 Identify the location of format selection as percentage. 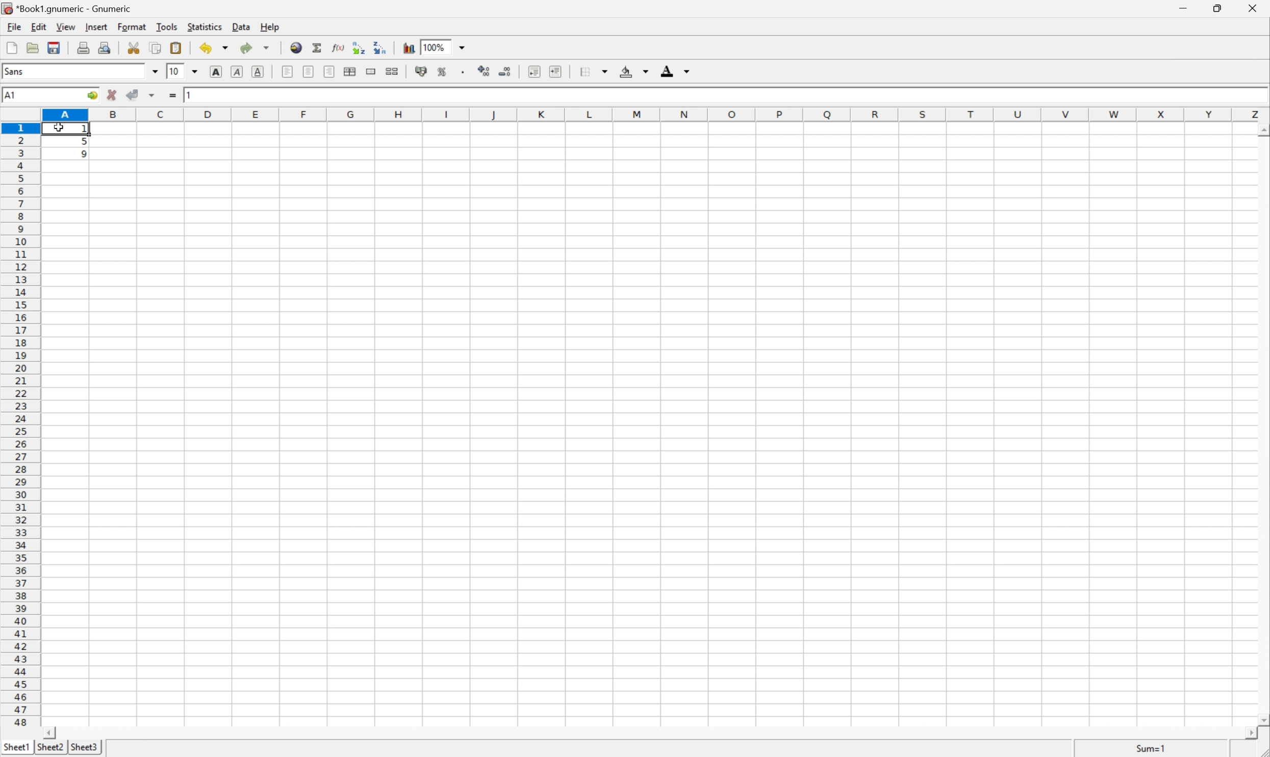
(442, 71).